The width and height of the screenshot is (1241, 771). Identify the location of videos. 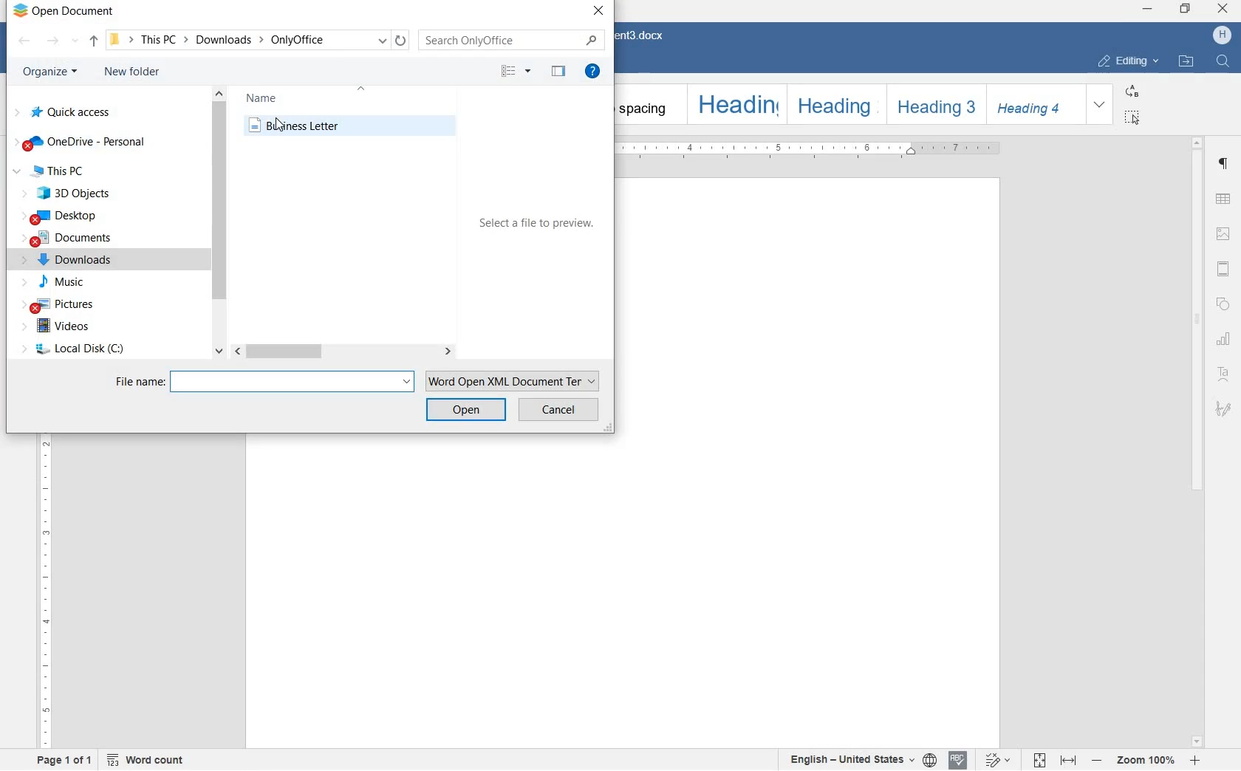
(71, 326).